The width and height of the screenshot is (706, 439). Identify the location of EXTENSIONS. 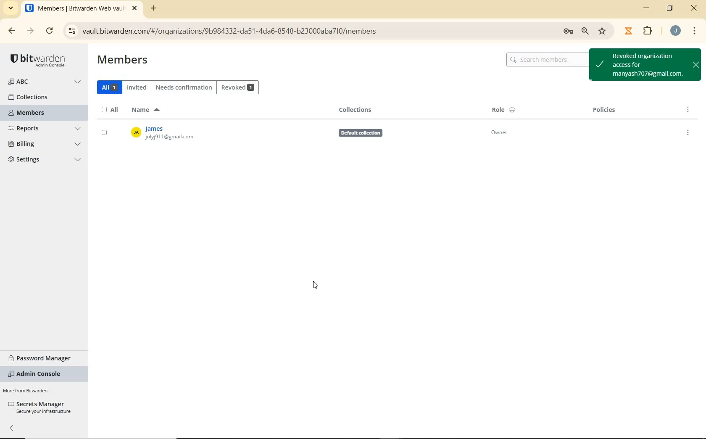
(640, 30).